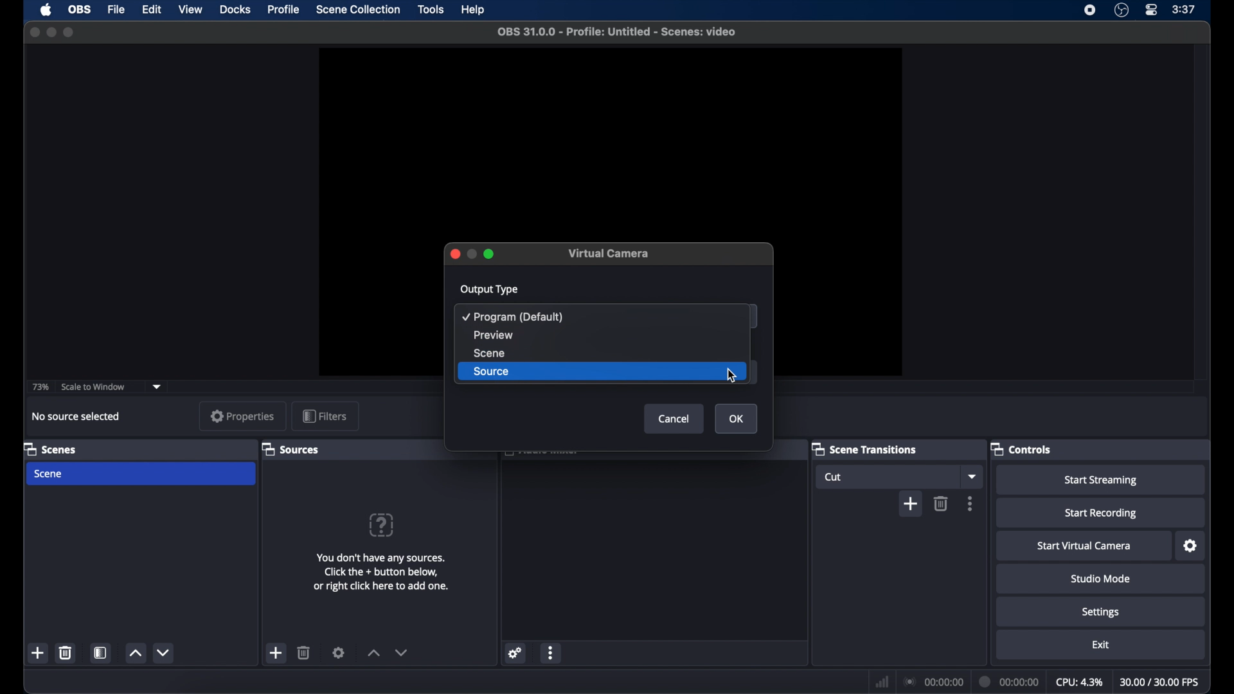  I want to click on cut, so click(836, 477).